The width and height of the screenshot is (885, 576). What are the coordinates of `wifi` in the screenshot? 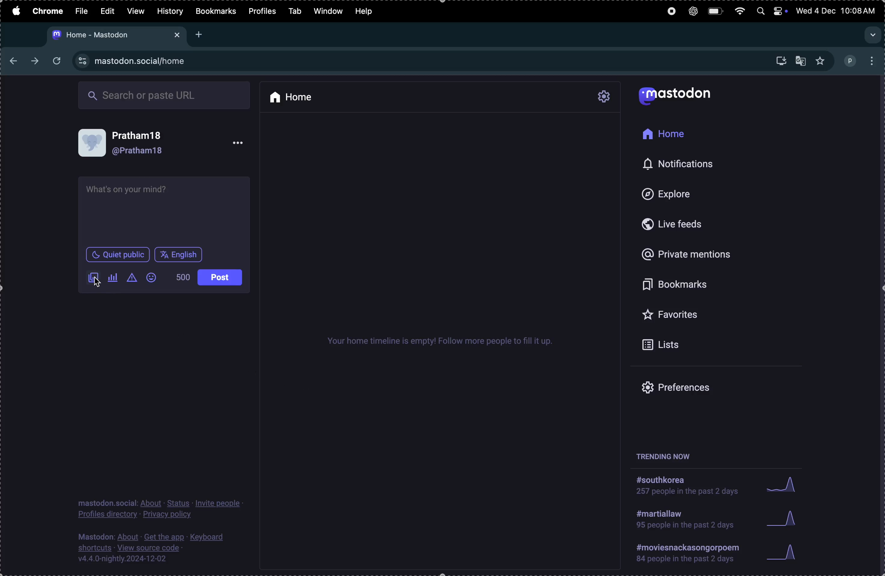 It's located at (738, 11).